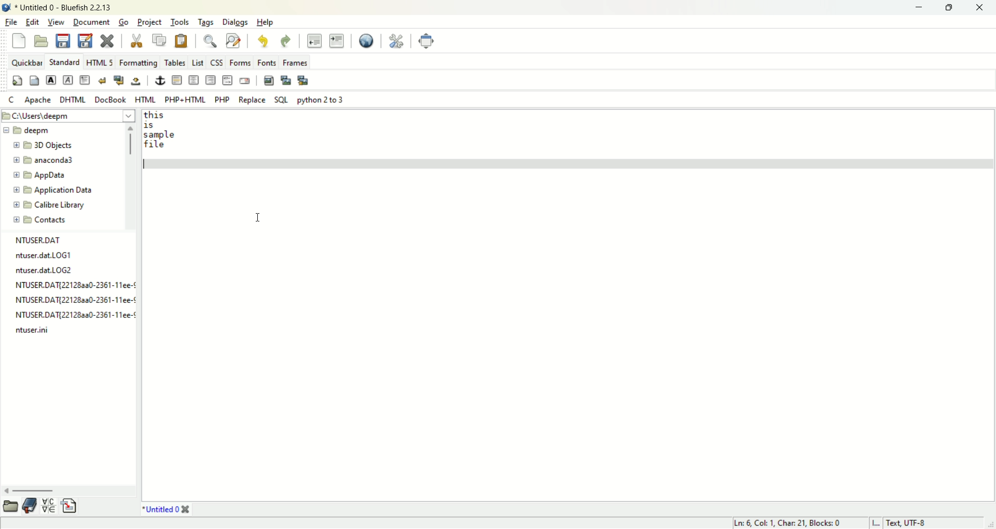 This screenshot has height=529, width=996. I want to click on edit, so click(34, 22).